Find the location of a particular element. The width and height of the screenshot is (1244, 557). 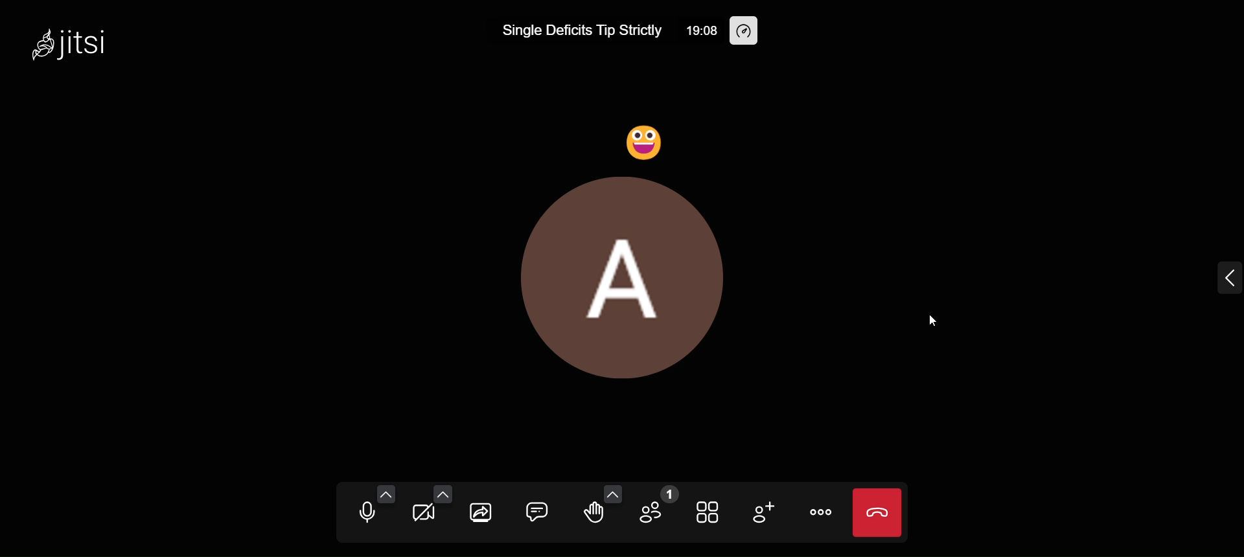

display picture is located at coordinates (619, 278).